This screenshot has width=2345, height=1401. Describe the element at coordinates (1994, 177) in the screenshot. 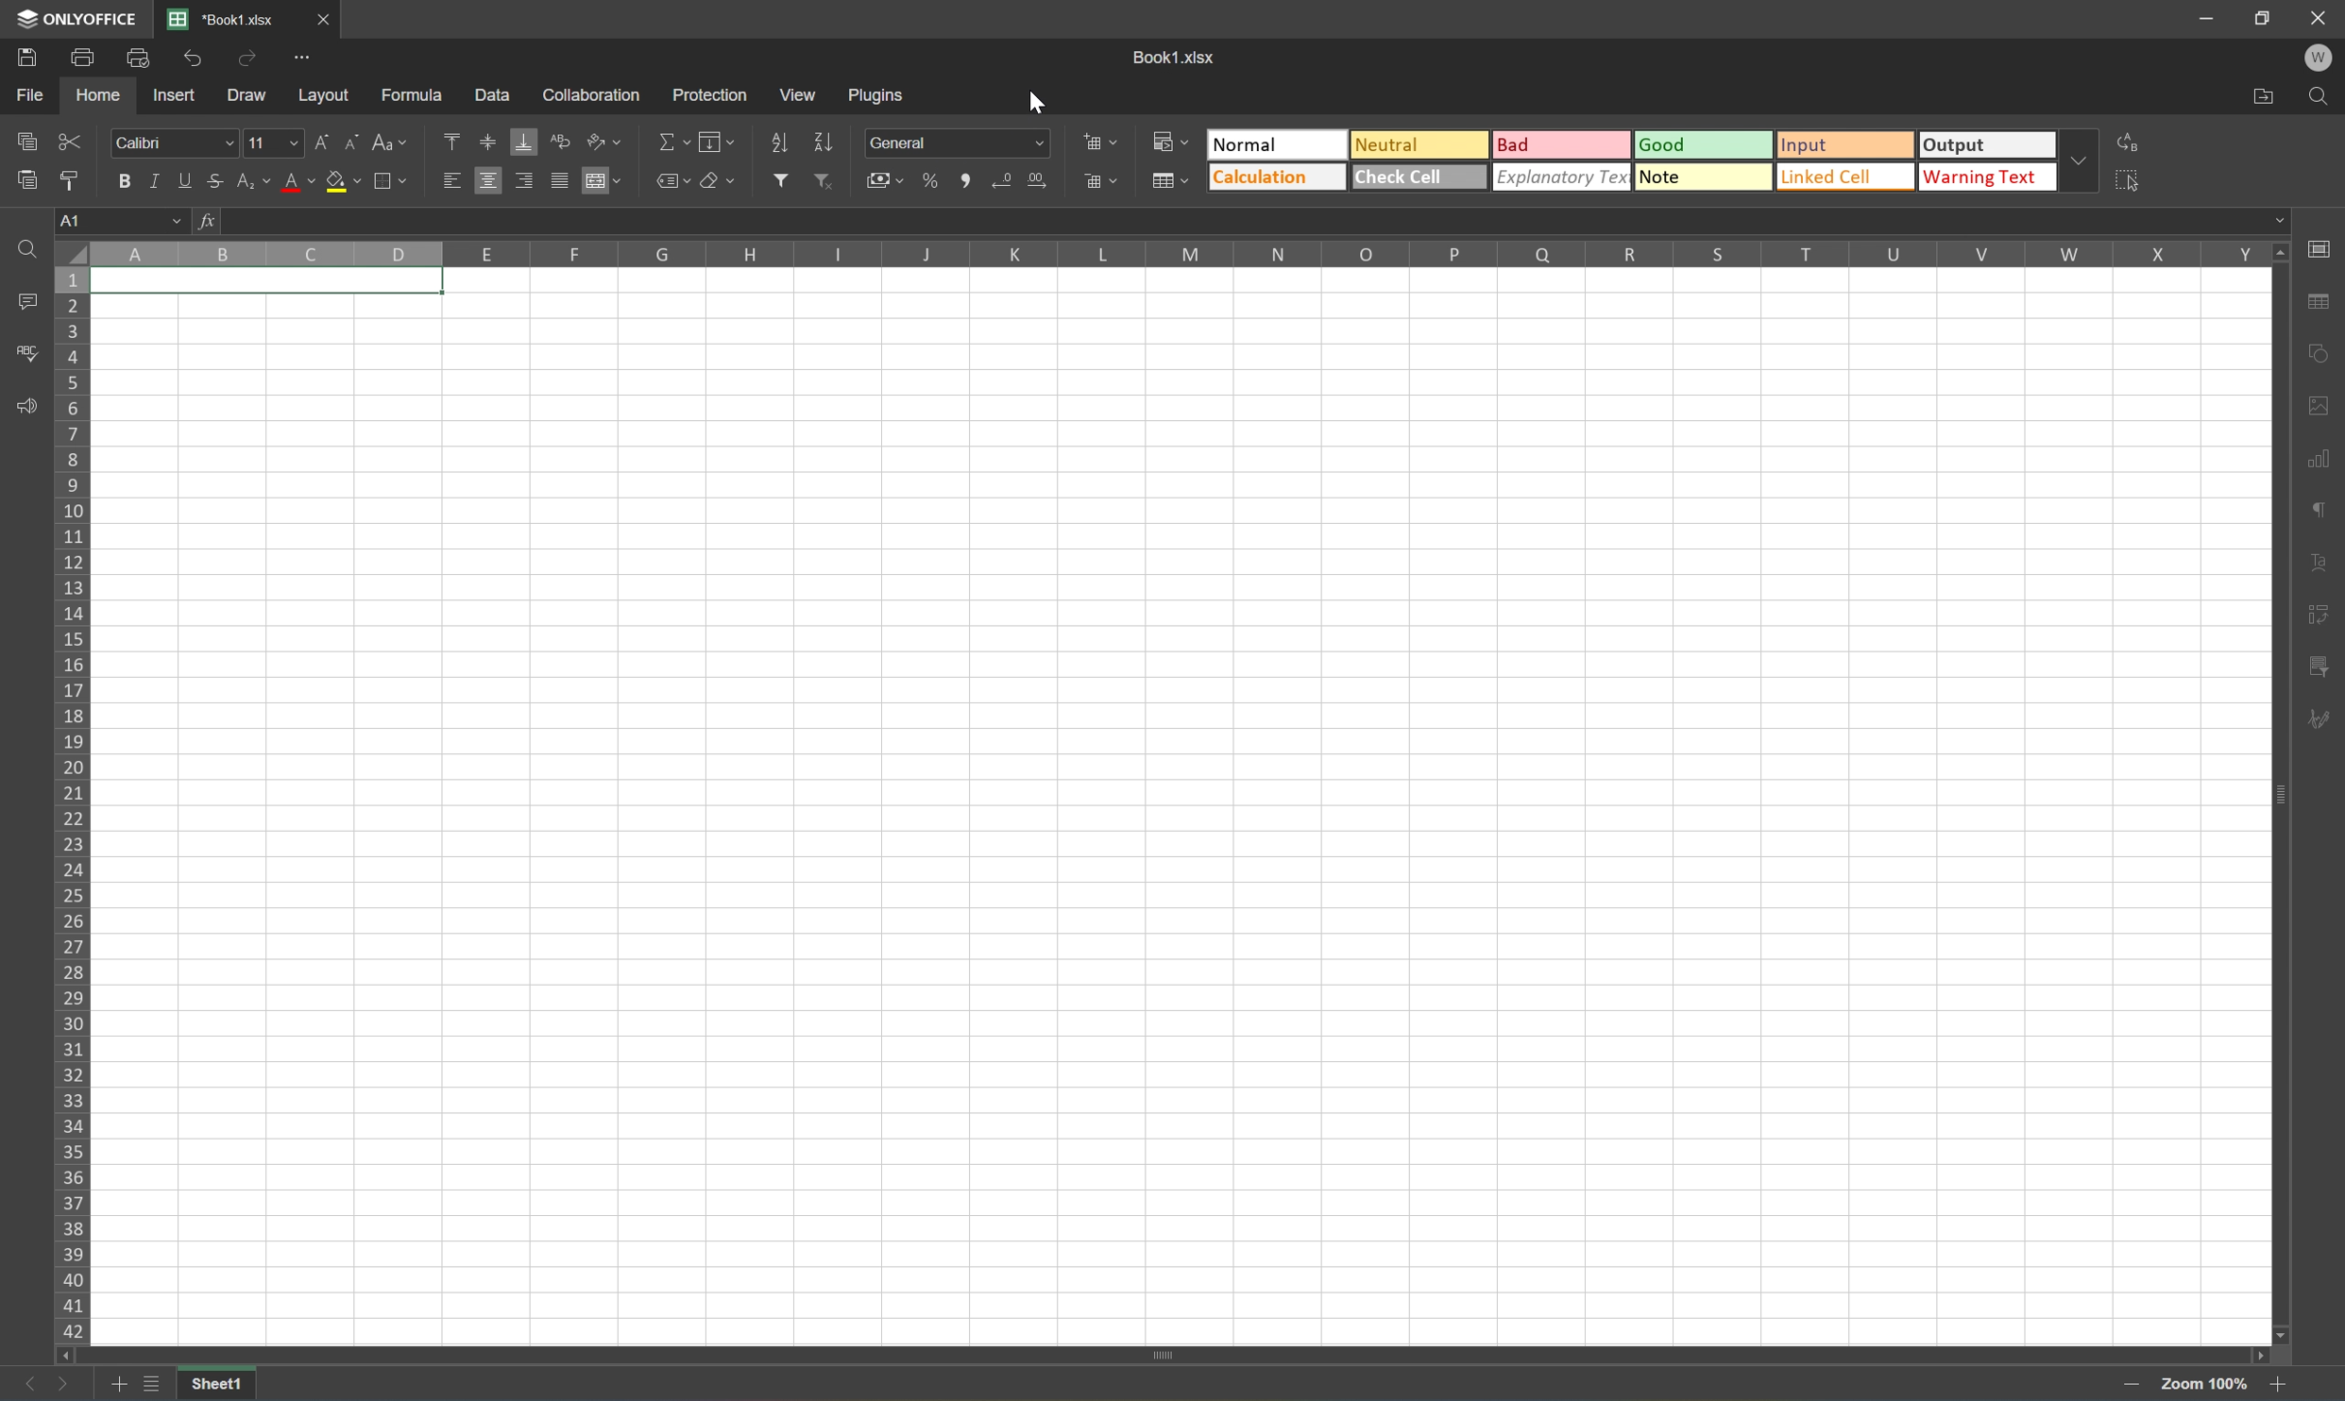

I see `Warning text` at that location.